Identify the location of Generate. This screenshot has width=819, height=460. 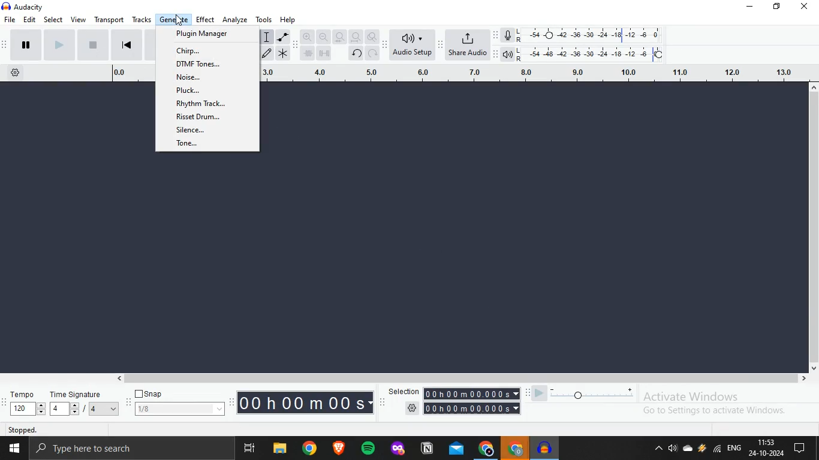
(176, 19).